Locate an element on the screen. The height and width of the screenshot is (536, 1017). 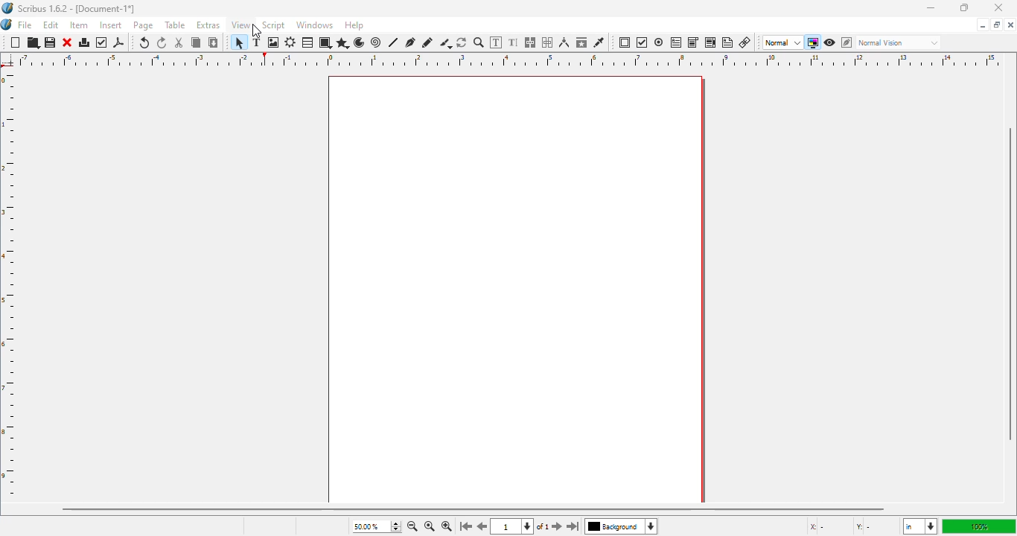
table is located at coordinates (176, 25).